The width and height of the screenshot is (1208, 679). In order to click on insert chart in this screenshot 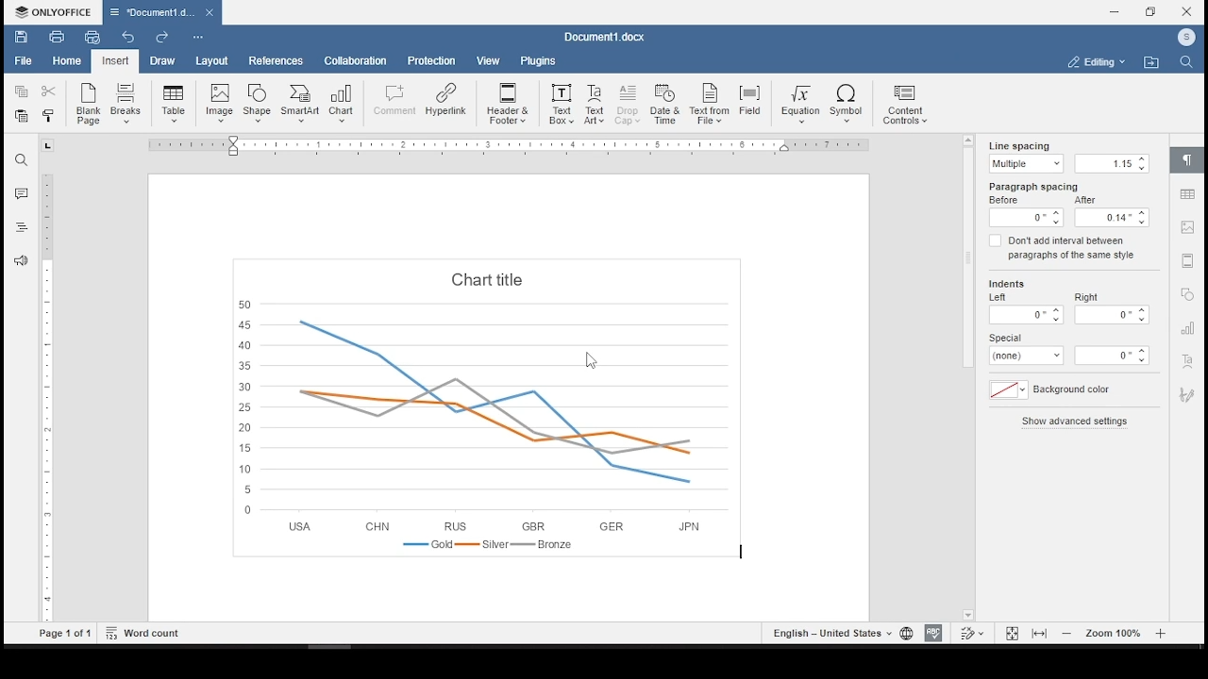, I will do `click(344, 104)`.